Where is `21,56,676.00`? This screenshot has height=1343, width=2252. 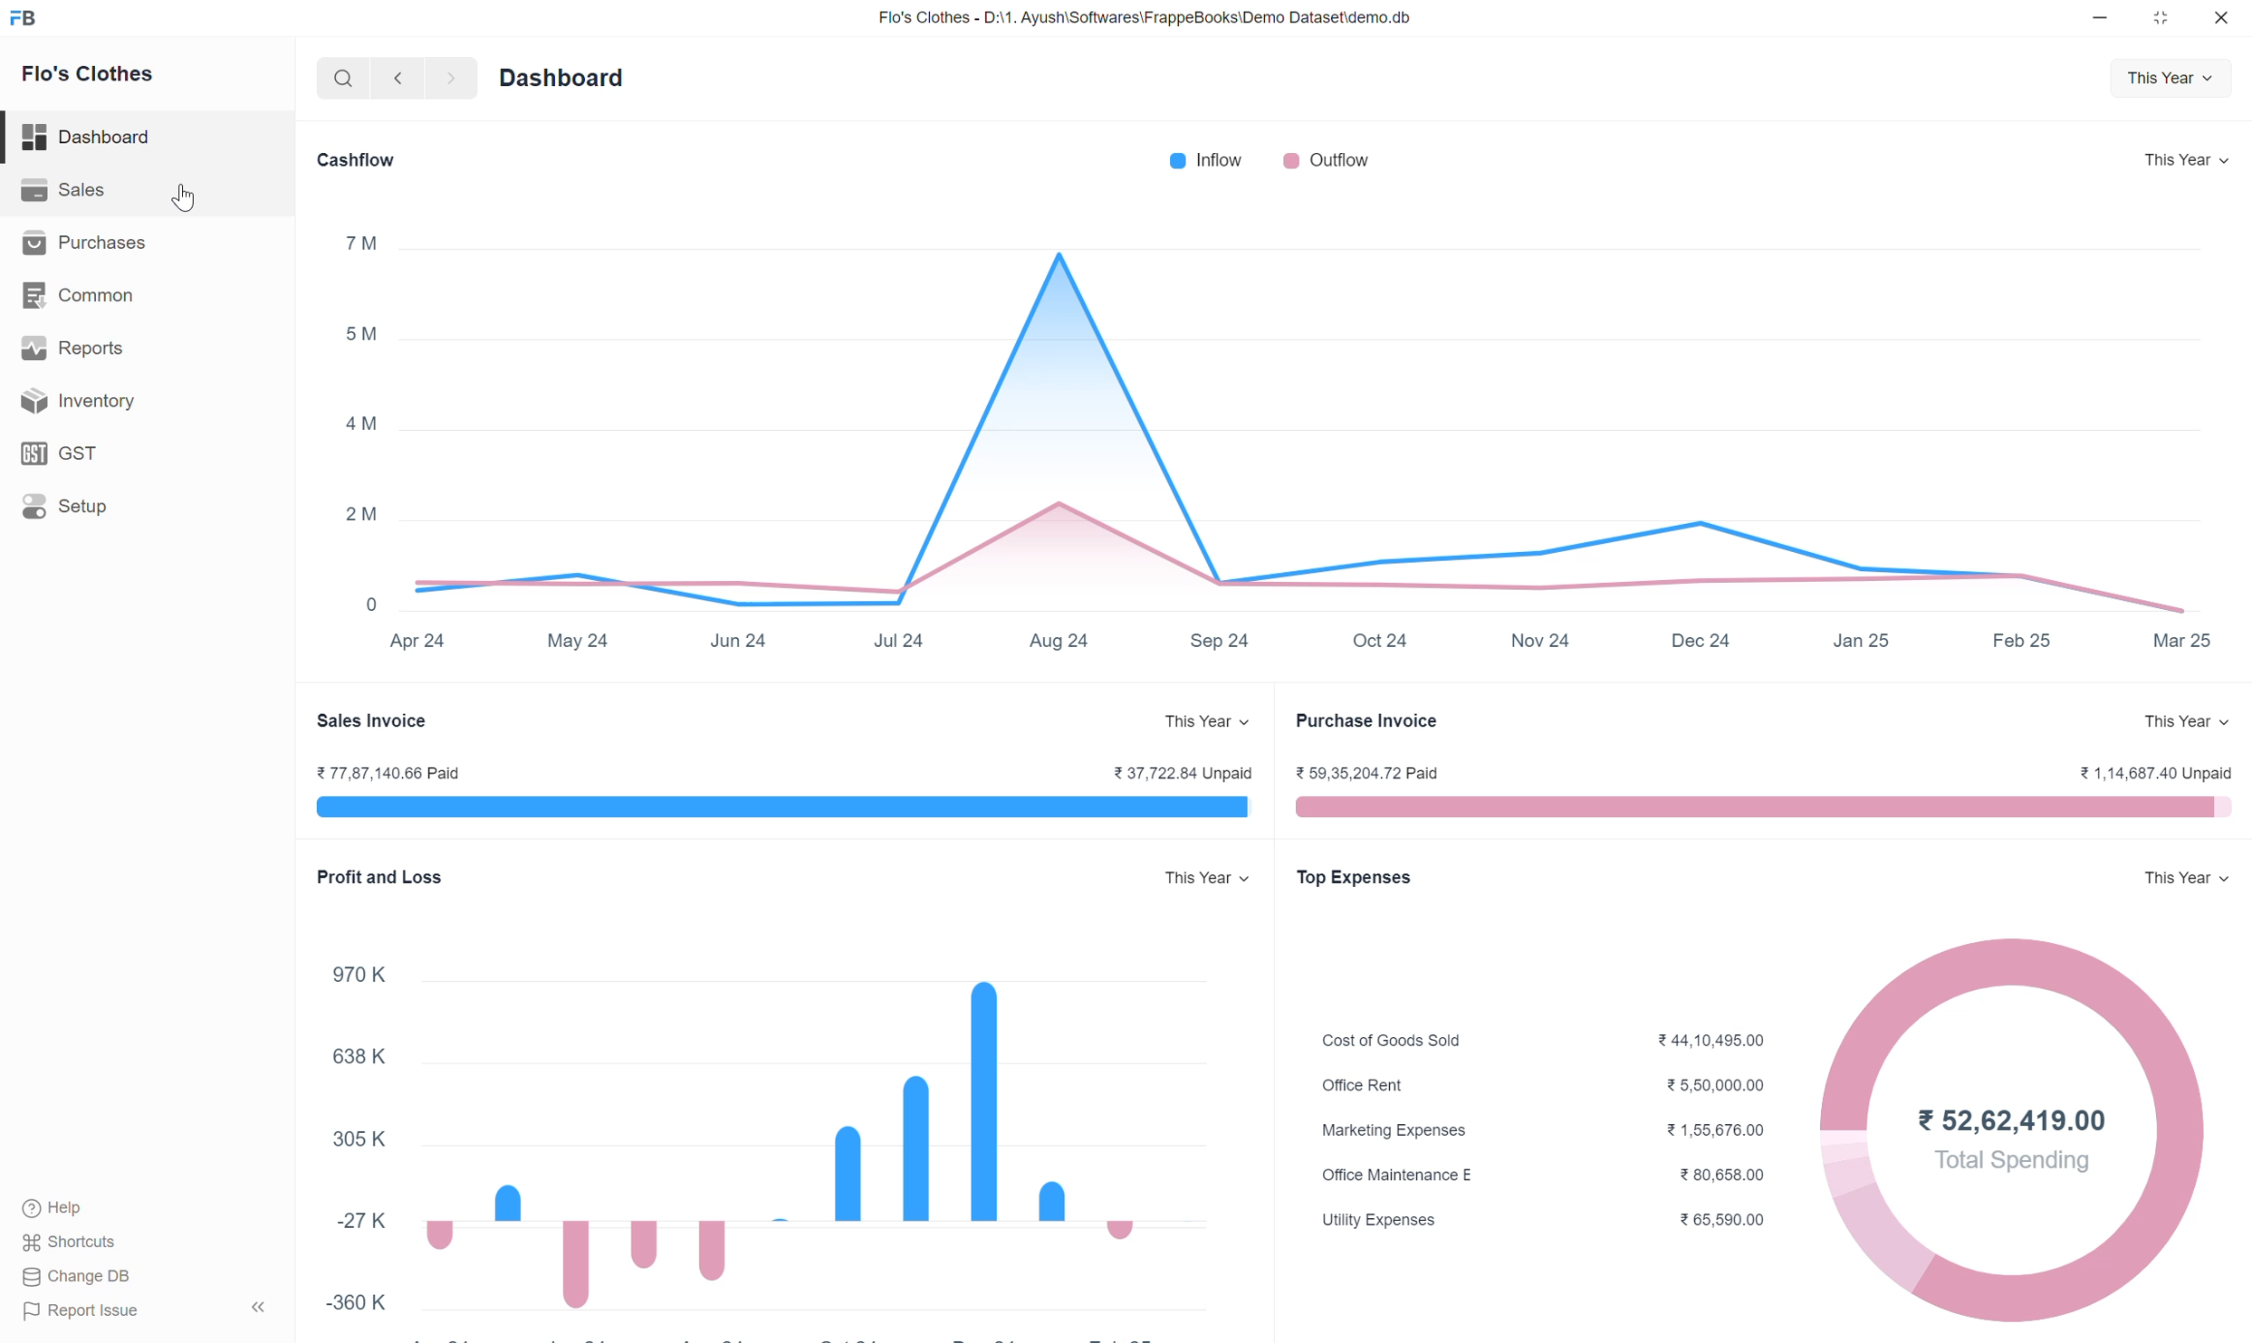 21,56,676.00 is located at coordinates (1718, 1129).